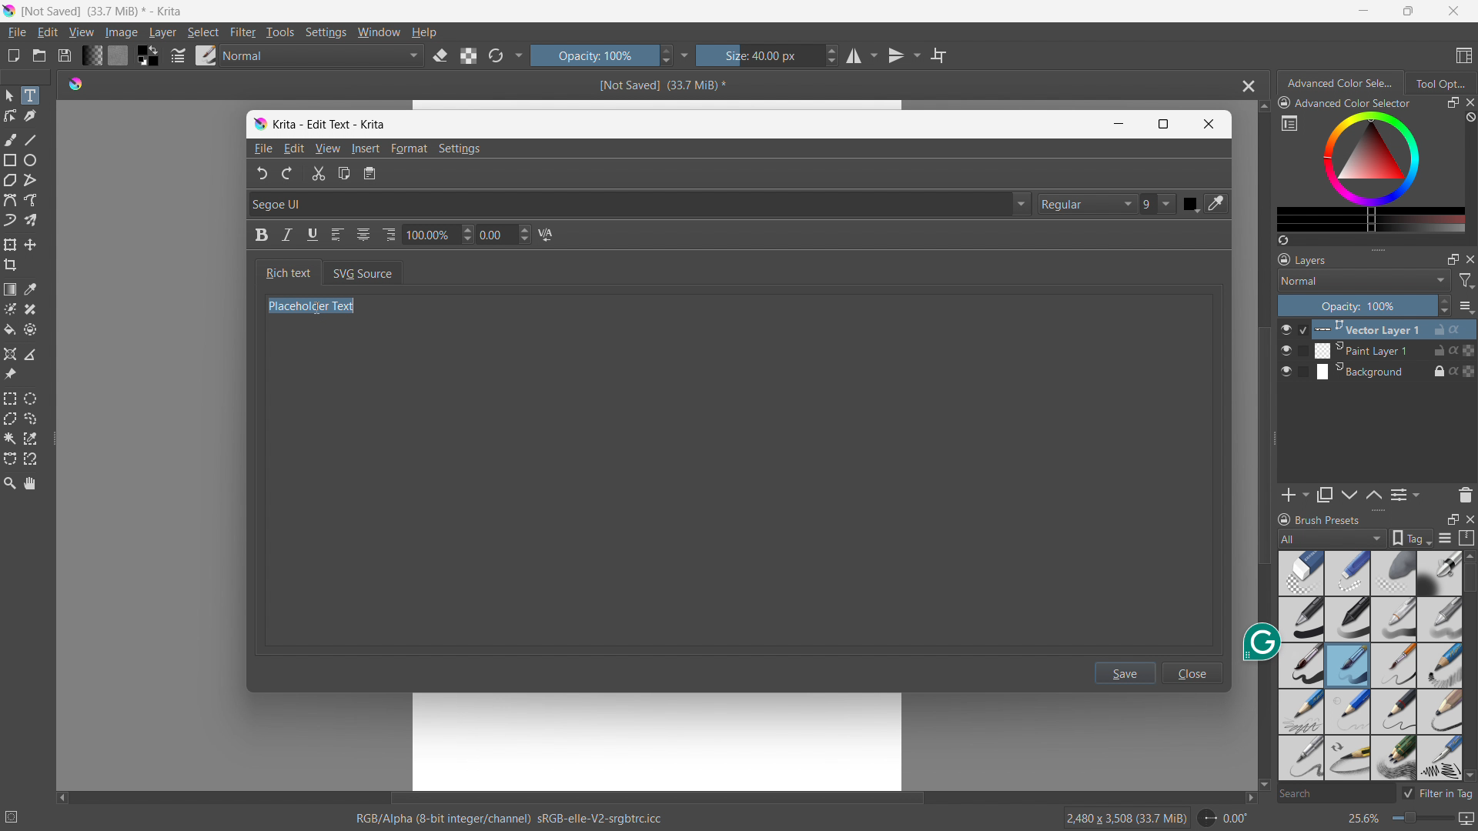 Image resolution: width=1478 pixels, height=831 pixels. I want to click on save, so click(1126, 672).